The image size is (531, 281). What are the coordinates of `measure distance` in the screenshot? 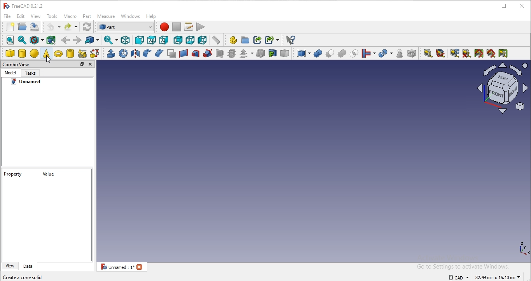 It's located at (216, 40).